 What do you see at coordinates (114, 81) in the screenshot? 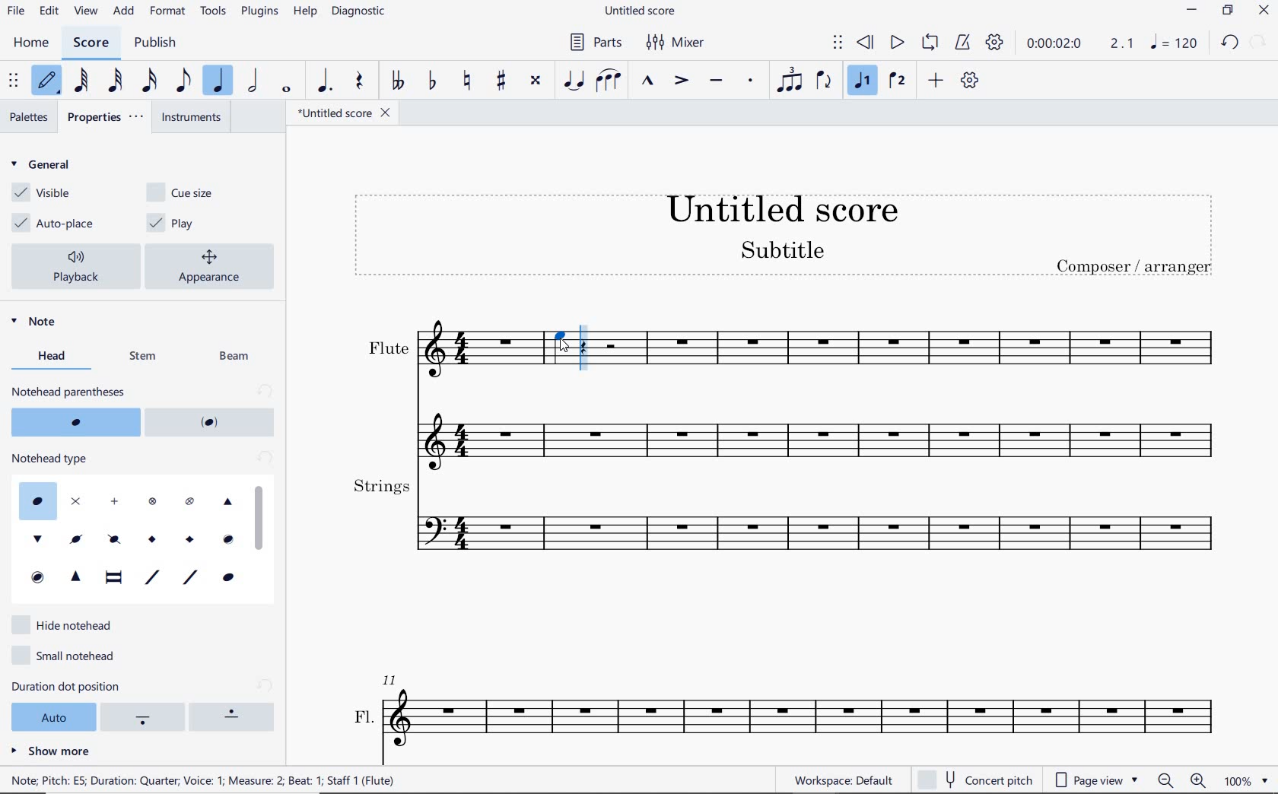
I see `32ND NOTE` at bounding box center [114, 81].